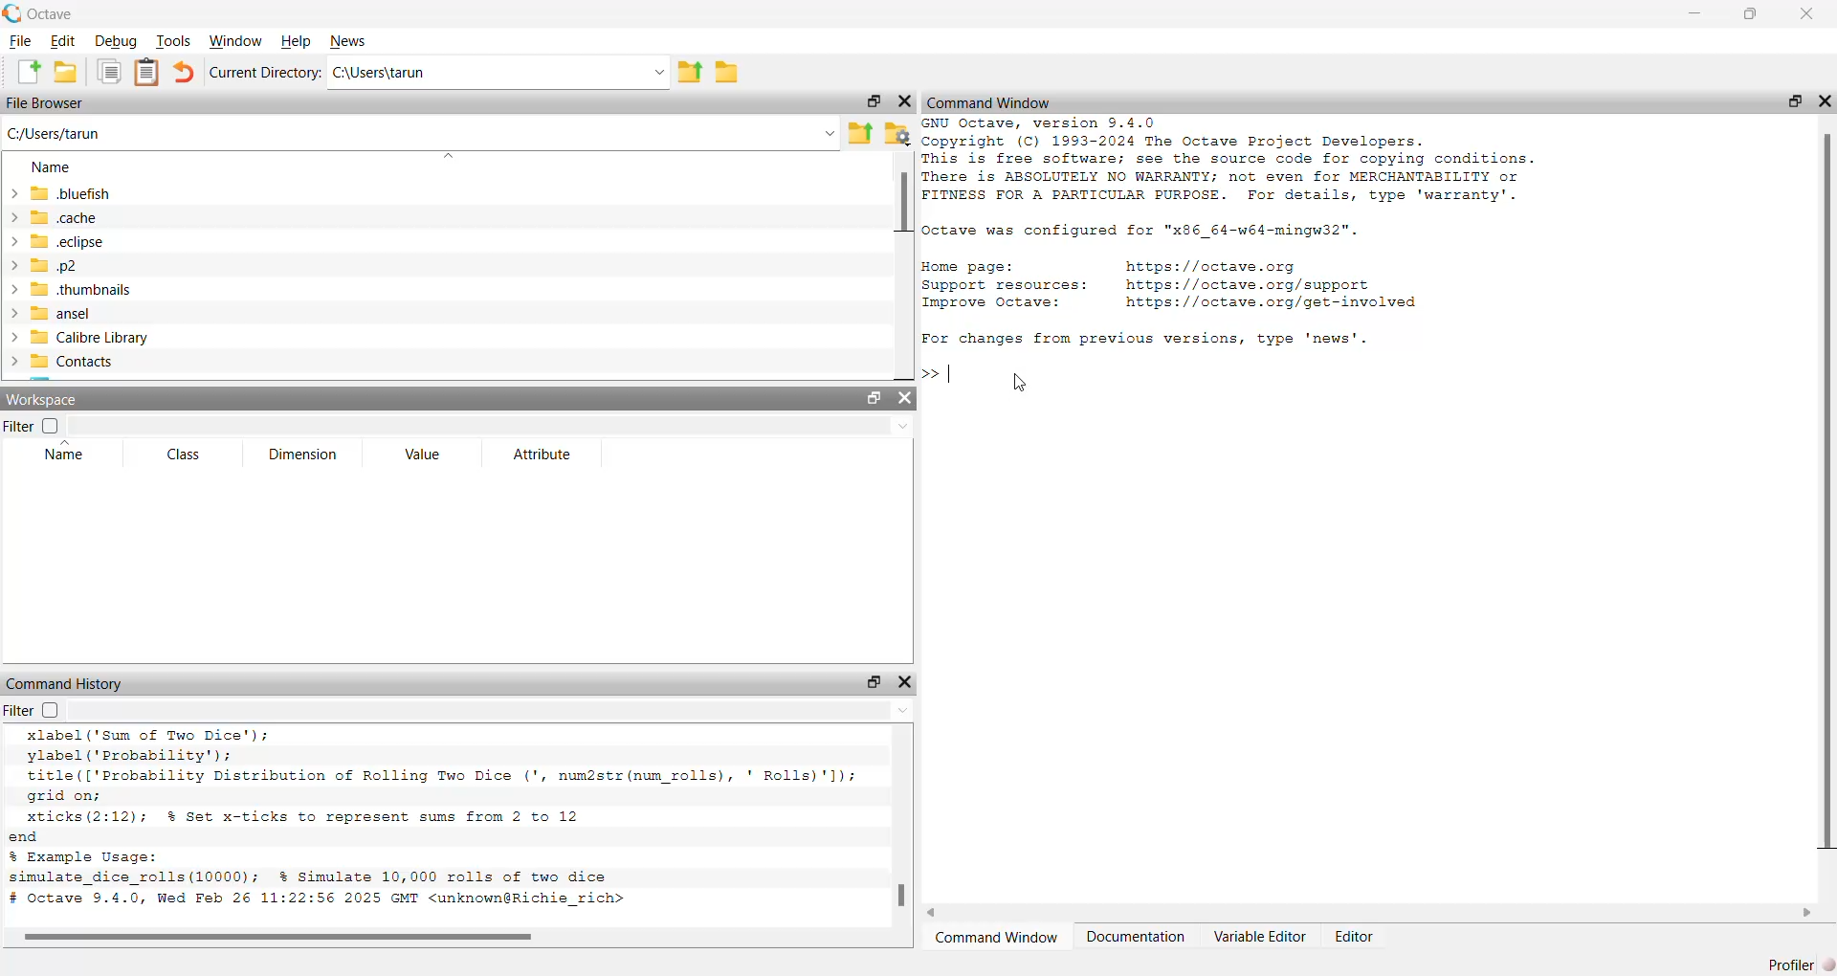 Image resolution: width=1837 pixels, height=976 pixels. Describe the element at coordinates (62, 42) in the screenshot. I see `Edit` at that location.